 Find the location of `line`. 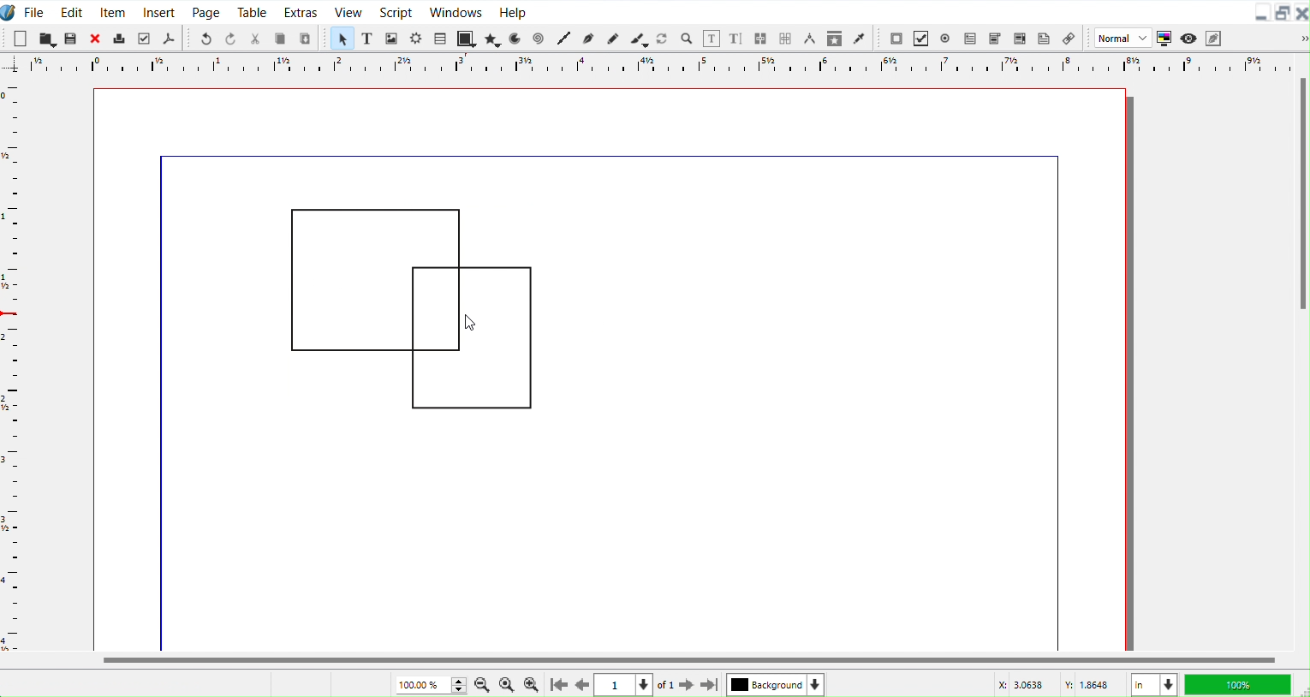

line is located at coordinates (610, 155).